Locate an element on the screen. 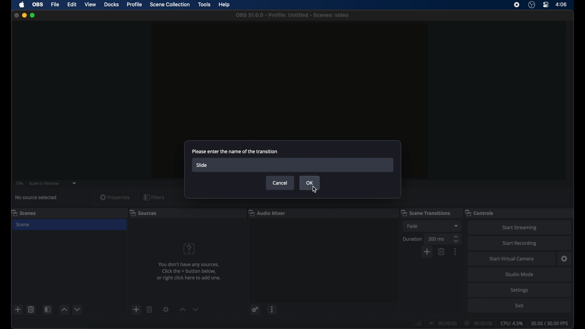 The width and height of the screenshot is (585, 329). scene is located at coordinates (23, 224).